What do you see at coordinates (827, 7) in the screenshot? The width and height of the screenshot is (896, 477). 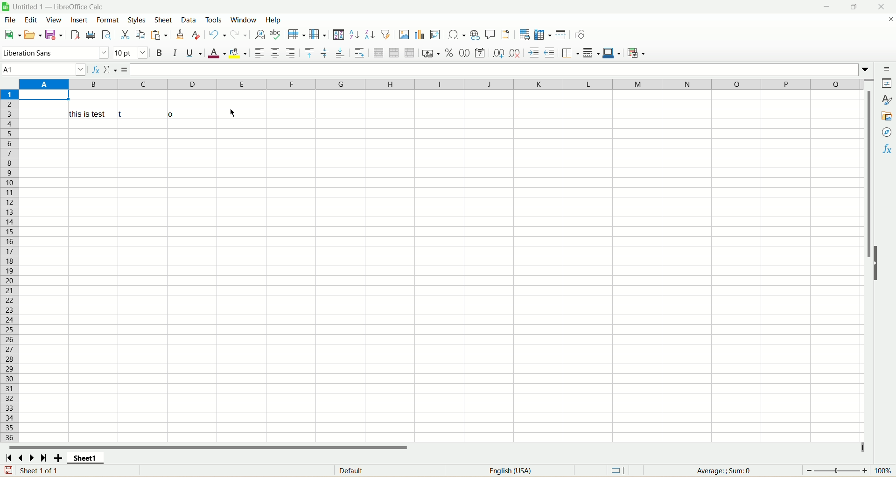 I see `minimize` at bounding box center [827, 7].